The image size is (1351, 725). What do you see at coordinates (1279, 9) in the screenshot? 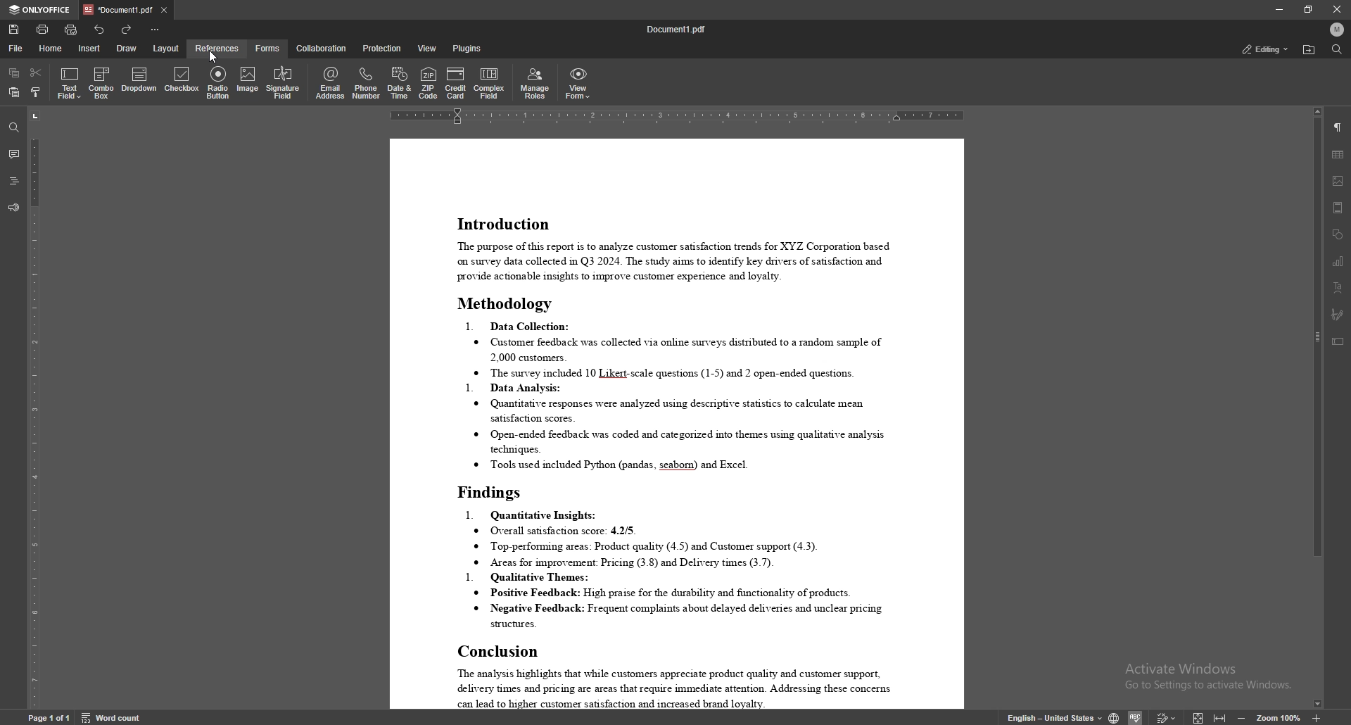
I see `minimize` at bounding box center [1279, 9].